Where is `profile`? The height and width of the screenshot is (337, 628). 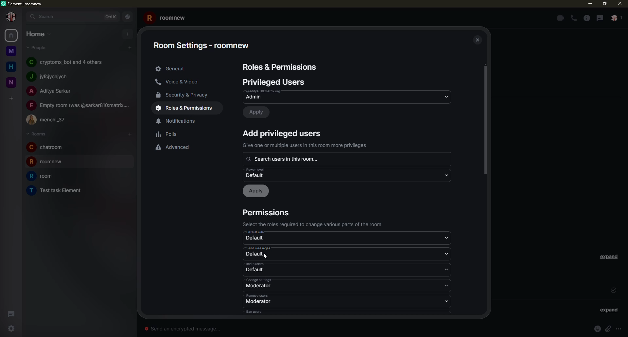 profile is located at coordinates (12, 17).